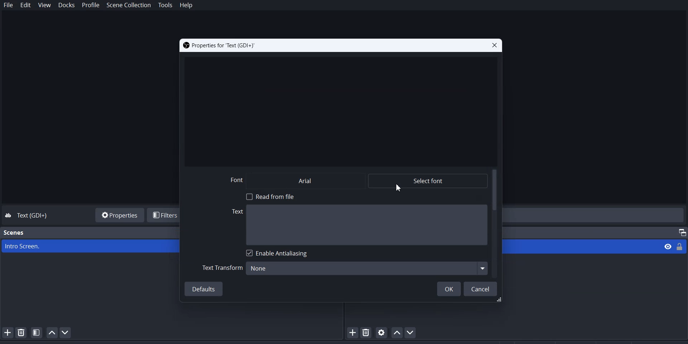 Image resolution: width=688 pixels, height=344 pixels. I want to click on Open Scene Filter, so click(37, 332).